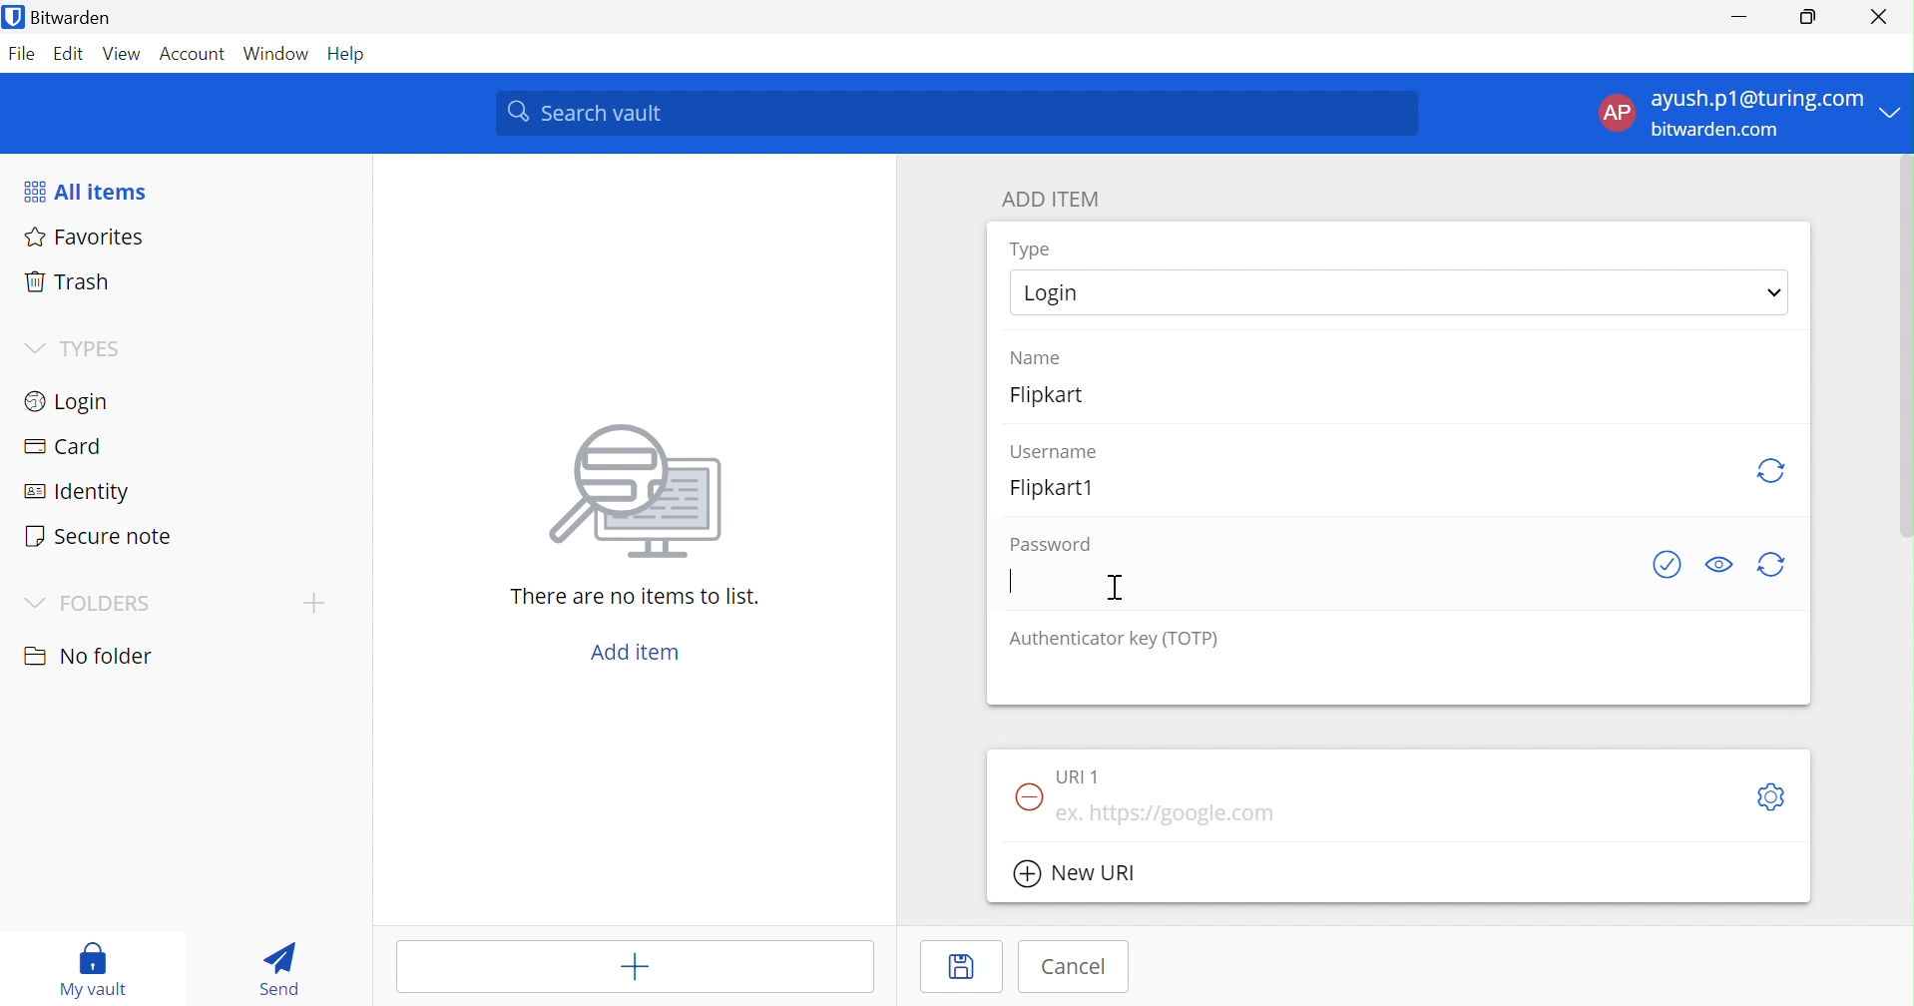  Describe the element at coordinates (277, 969) in the screenshot. I see `Send` at that location.